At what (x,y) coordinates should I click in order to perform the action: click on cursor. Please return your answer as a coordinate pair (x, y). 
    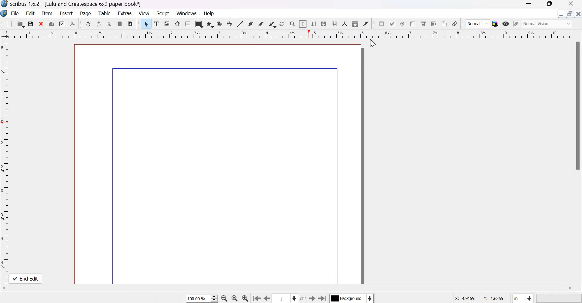
    Looking at the image, I should click on (372, 43).